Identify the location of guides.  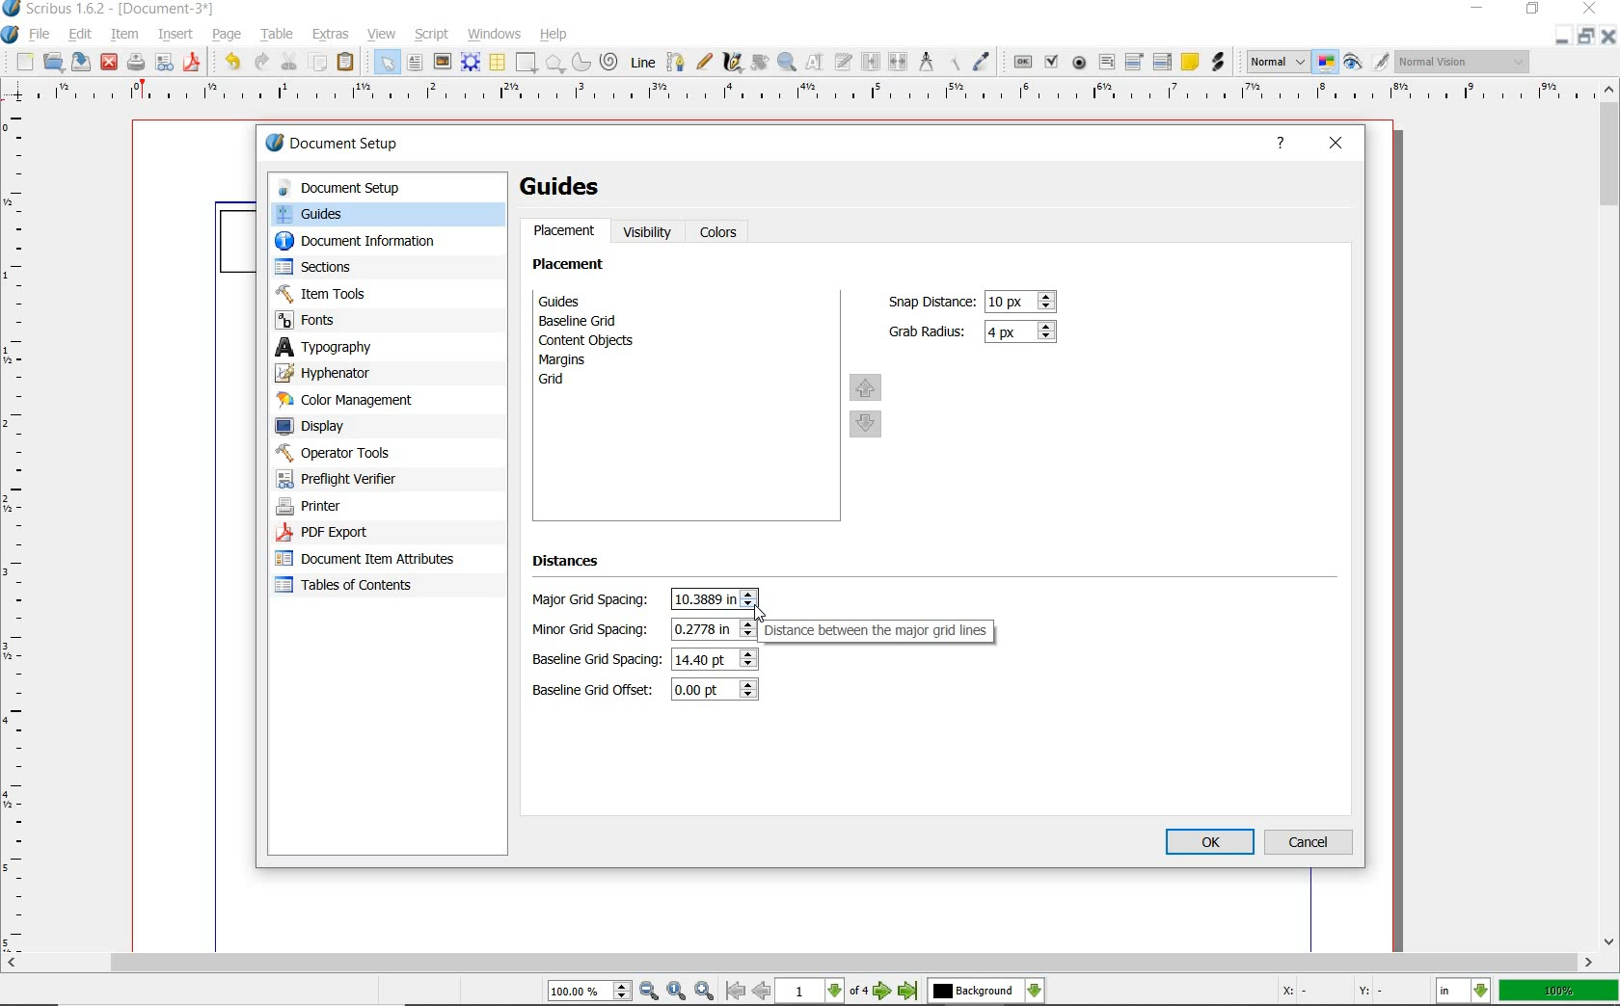
(386, 216).